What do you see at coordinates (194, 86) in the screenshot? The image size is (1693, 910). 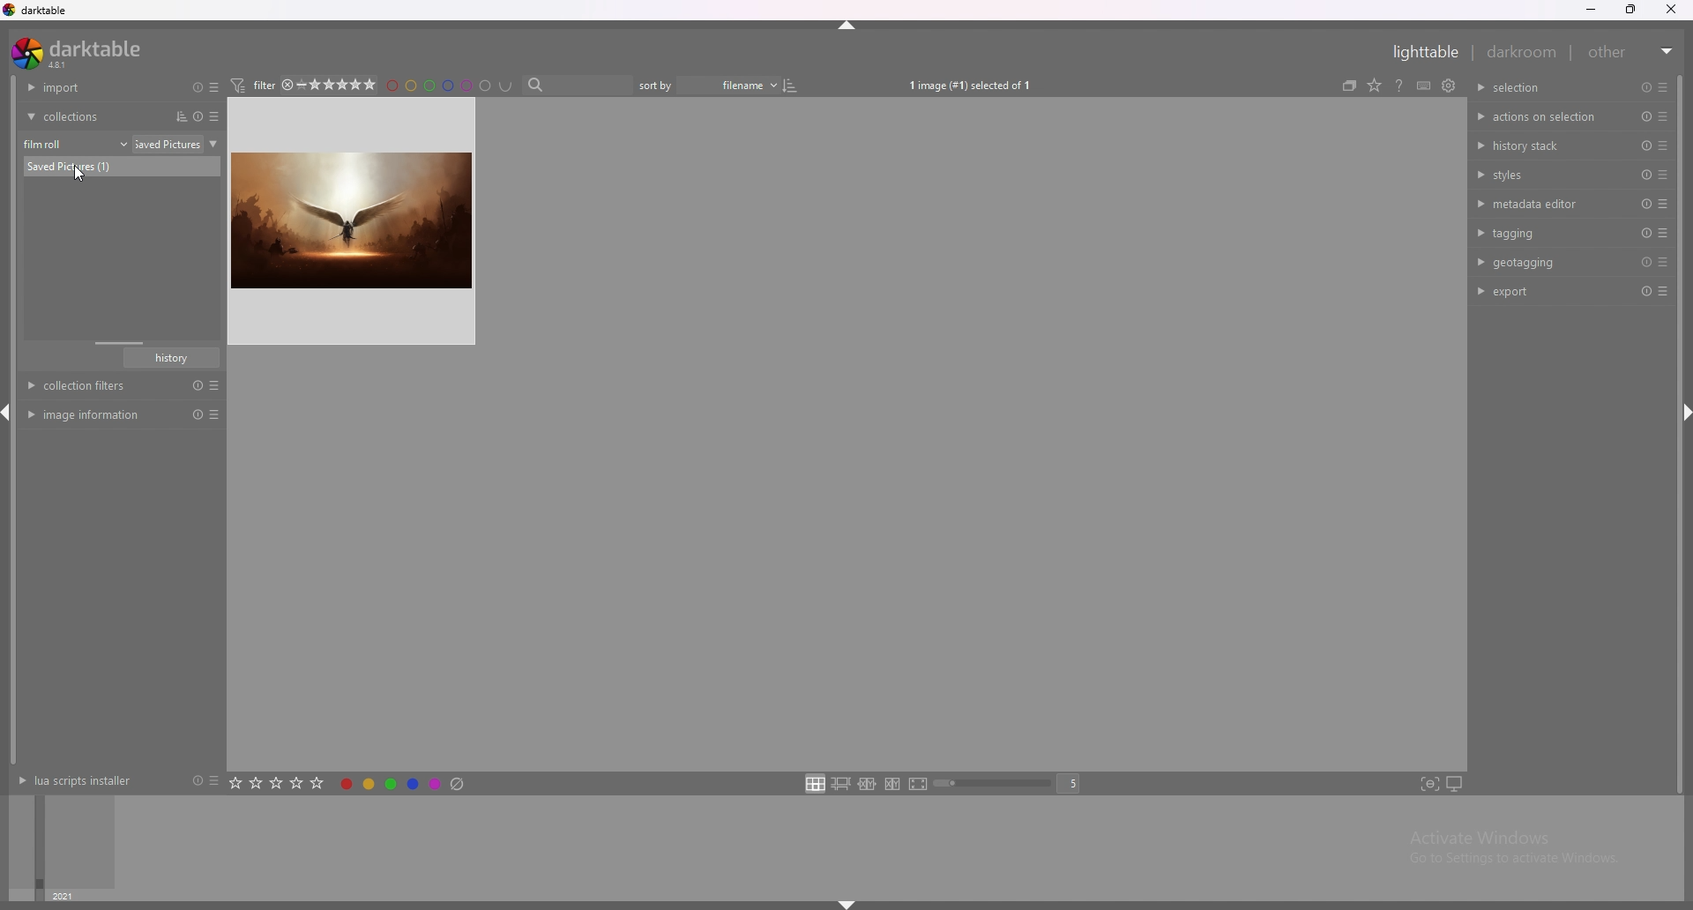 I see `resets` at bounding box center [194, 86].